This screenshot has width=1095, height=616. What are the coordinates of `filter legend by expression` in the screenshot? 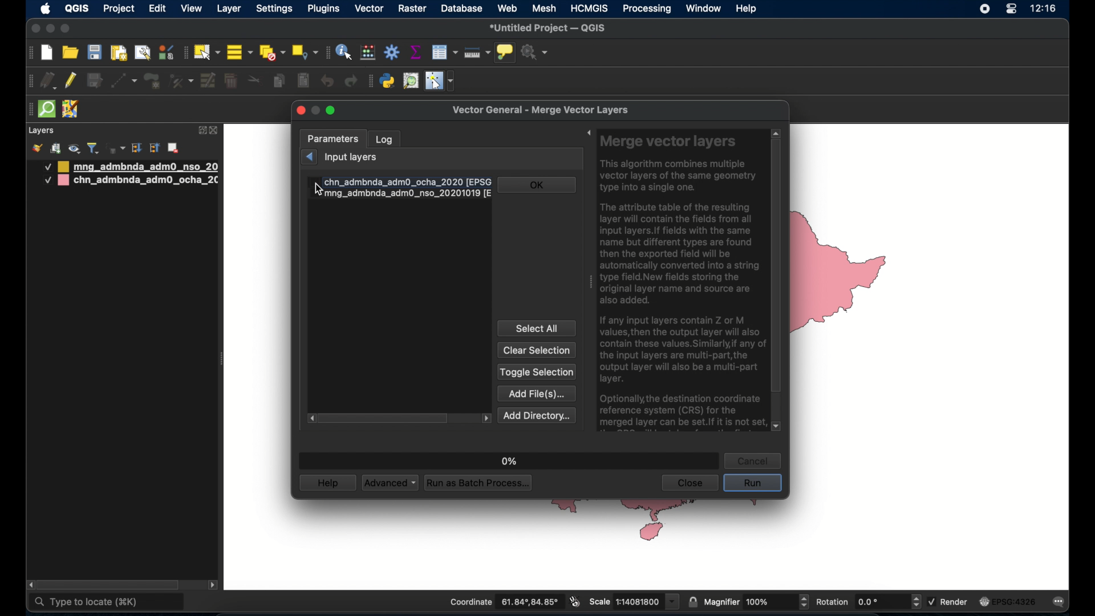 It's located at (115, 147).